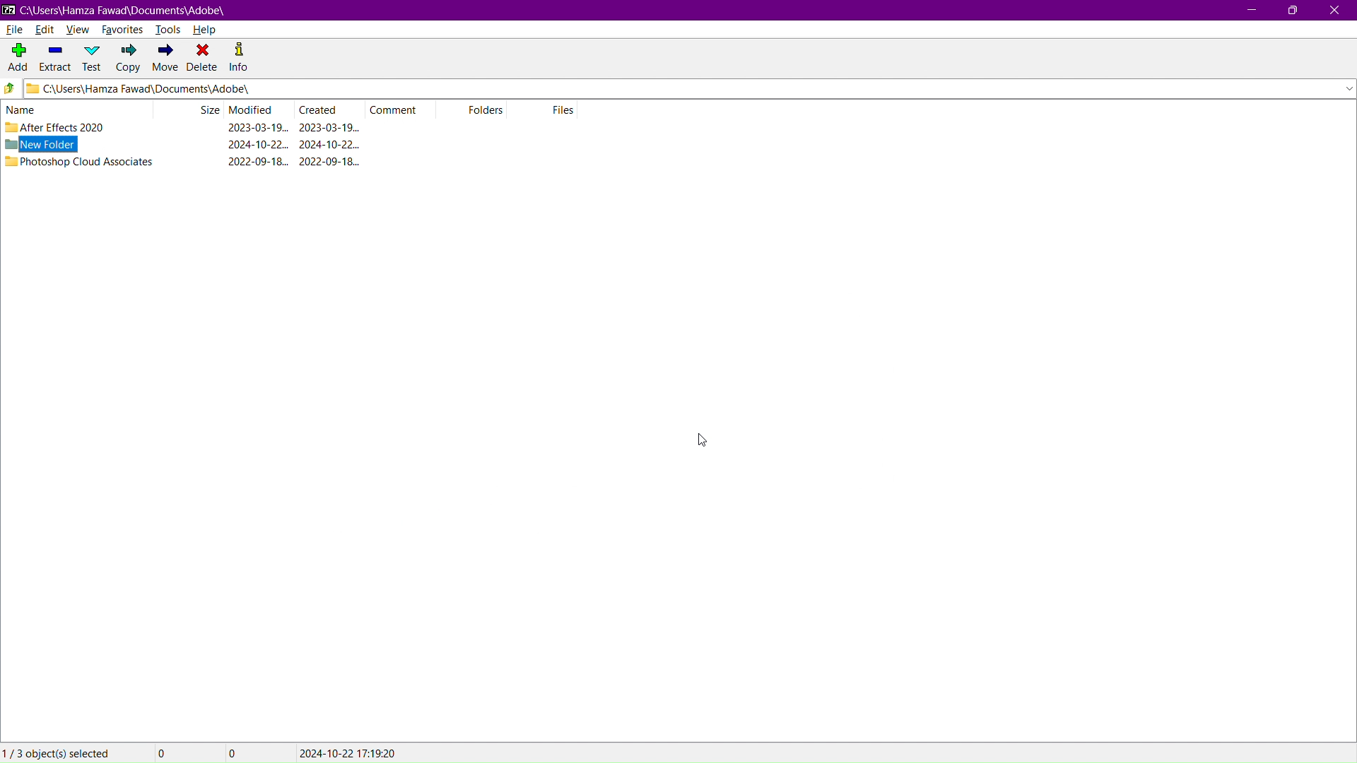 This screenshot has height=763, width=1357. Describe the element at coordinates (259, 145) in the screenshot. I see `modified date & time` at that location.